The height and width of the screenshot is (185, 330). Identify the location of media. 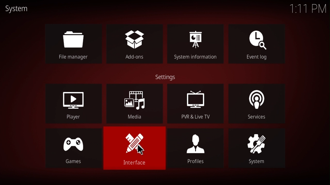
(135, 104).